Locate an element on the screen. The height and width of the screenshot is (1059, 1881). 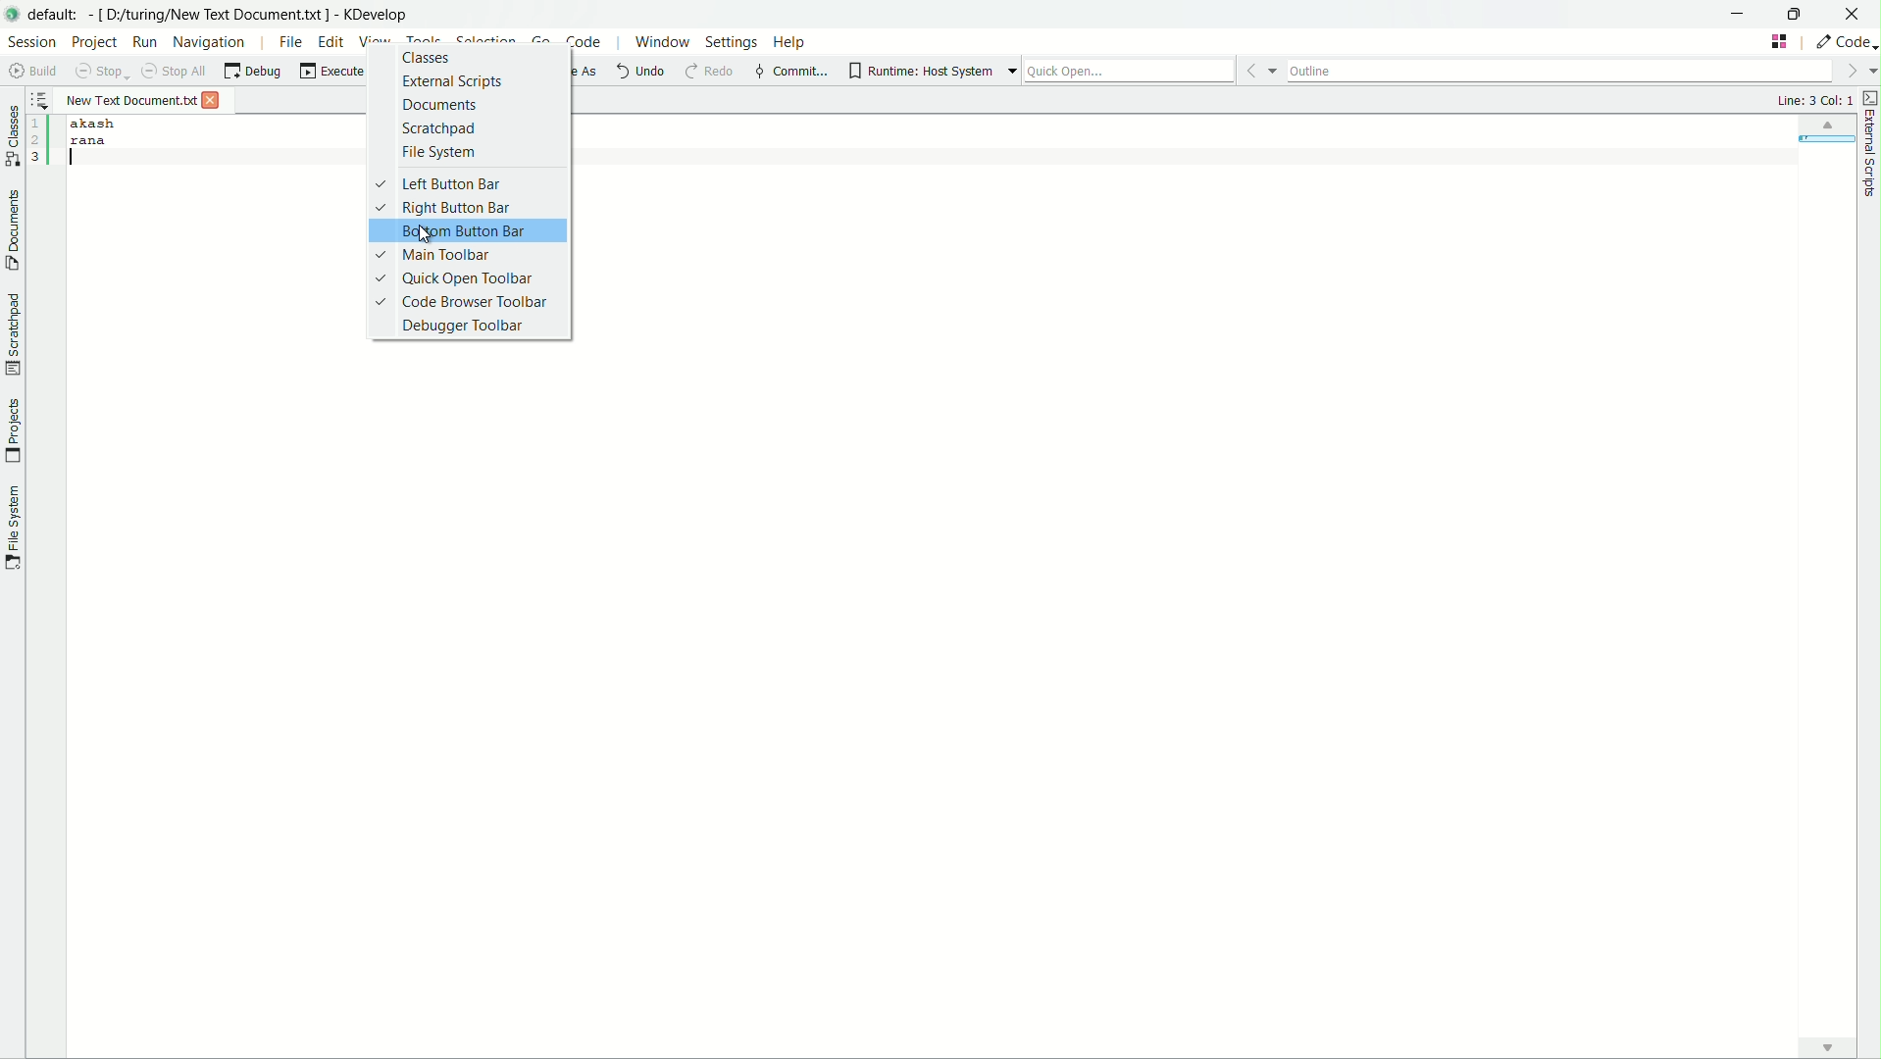
new text document is located at coordinates (129, 98).